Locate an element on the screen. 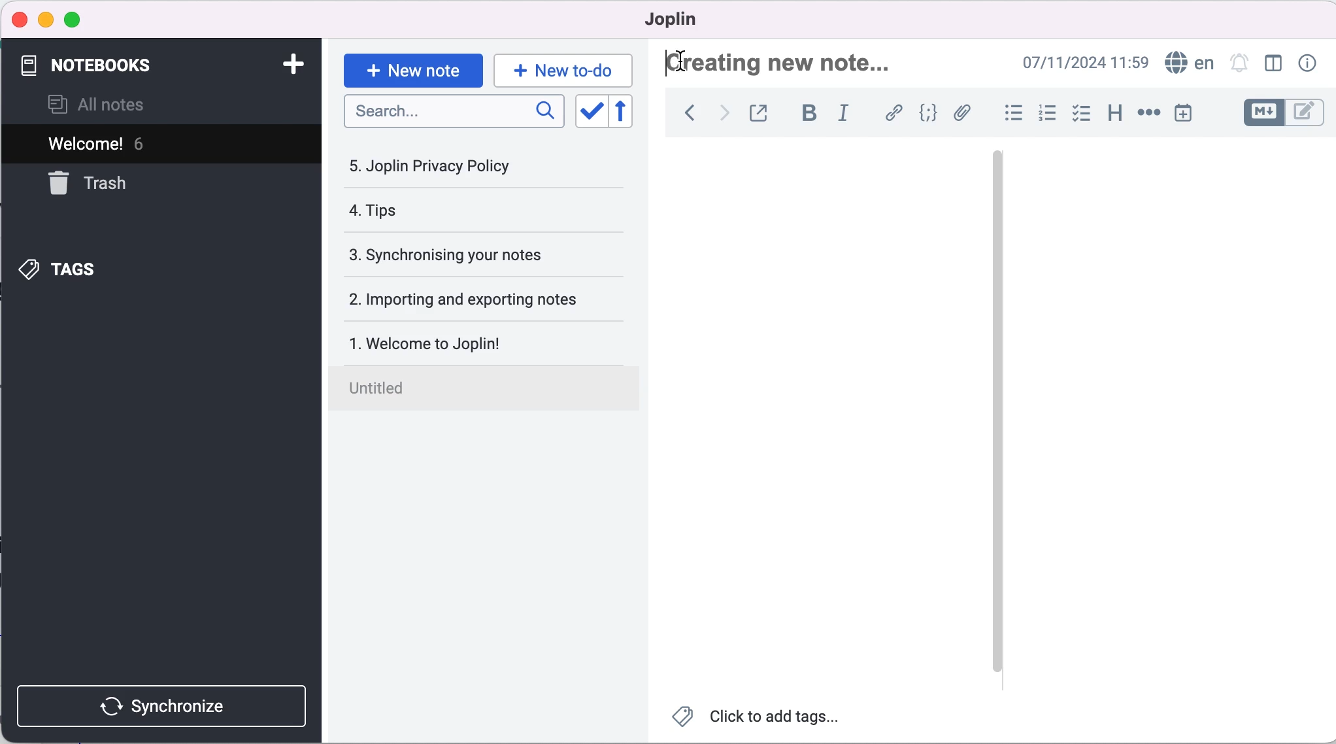  back is located at coordinates (686, 115).